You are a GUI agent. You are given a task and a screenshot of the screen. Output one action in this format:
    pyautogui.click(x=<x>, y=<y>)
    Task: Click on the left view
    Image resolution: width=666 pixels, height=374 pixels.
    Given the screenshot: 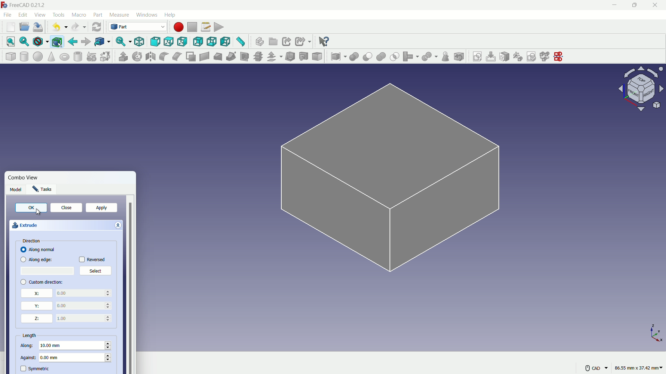 What is the action you would take?
    pyautogui.click(x=225, y=41)
    